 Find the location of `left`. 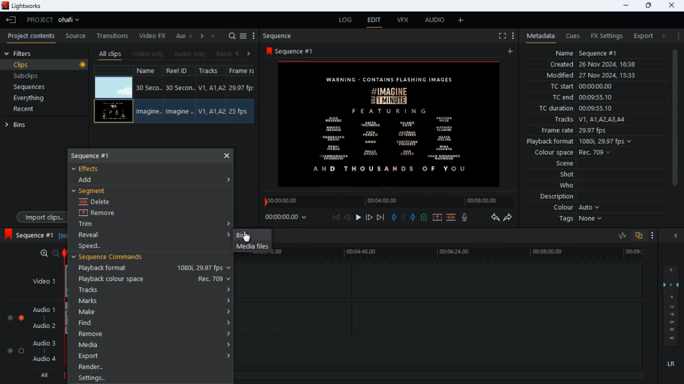

left is located at coordinates (240, 53).